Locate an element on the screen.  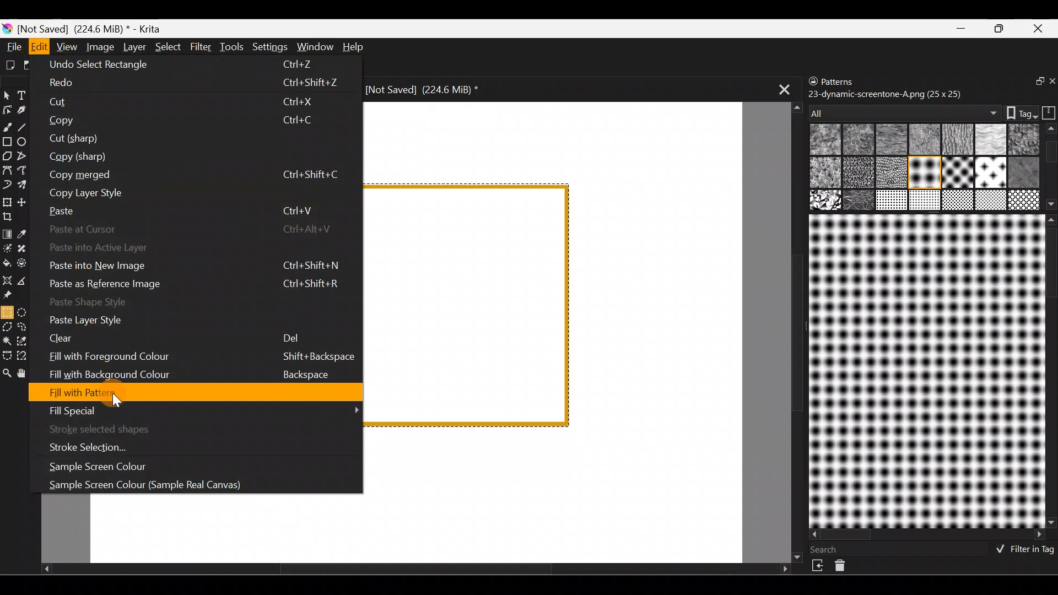
Reference images tool is located at coordinates (12, 295).